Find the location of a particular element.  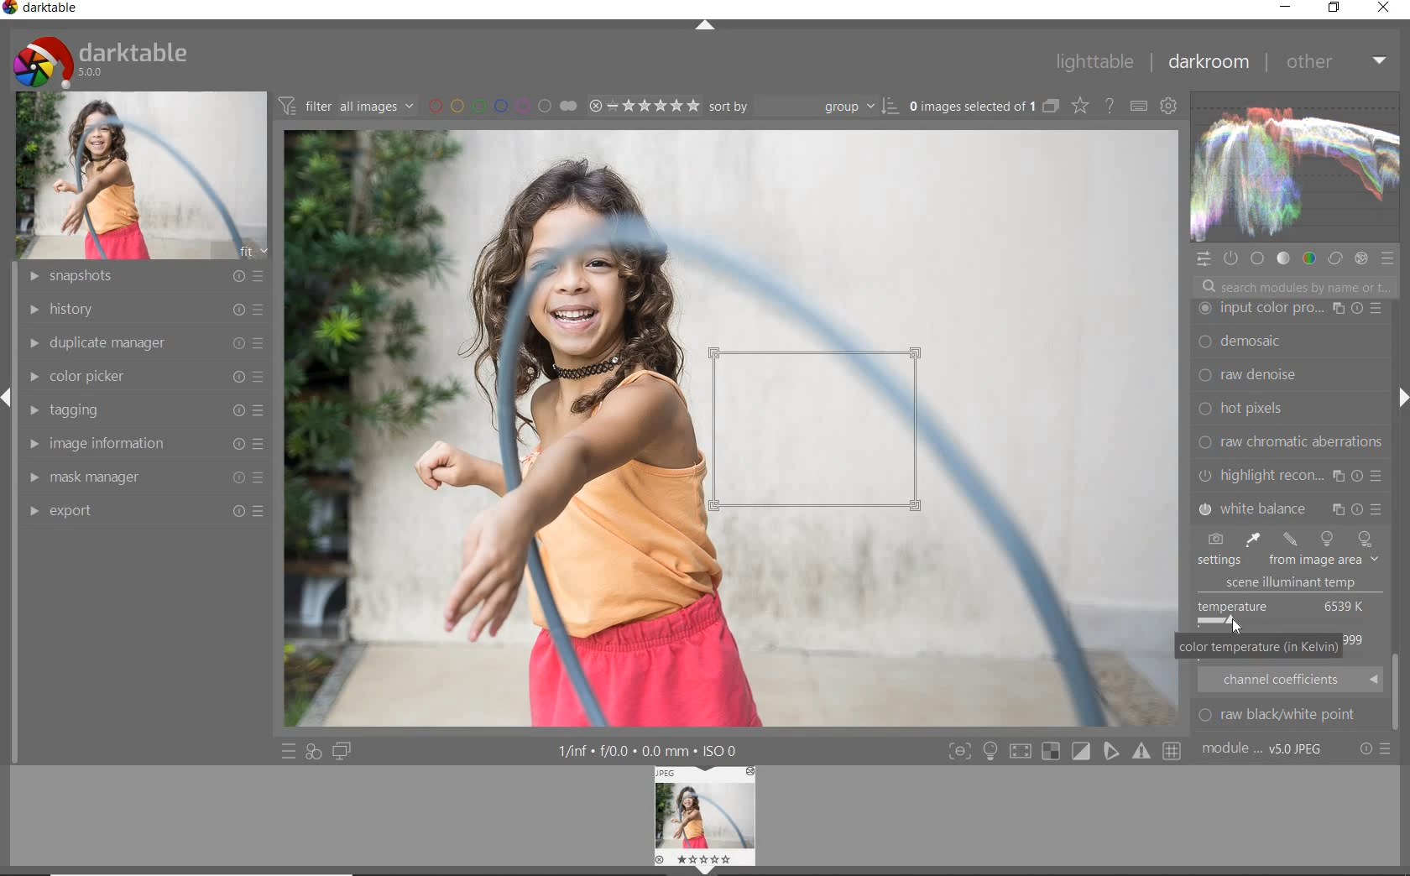

show only active module is located at coordinates (1232, 259).